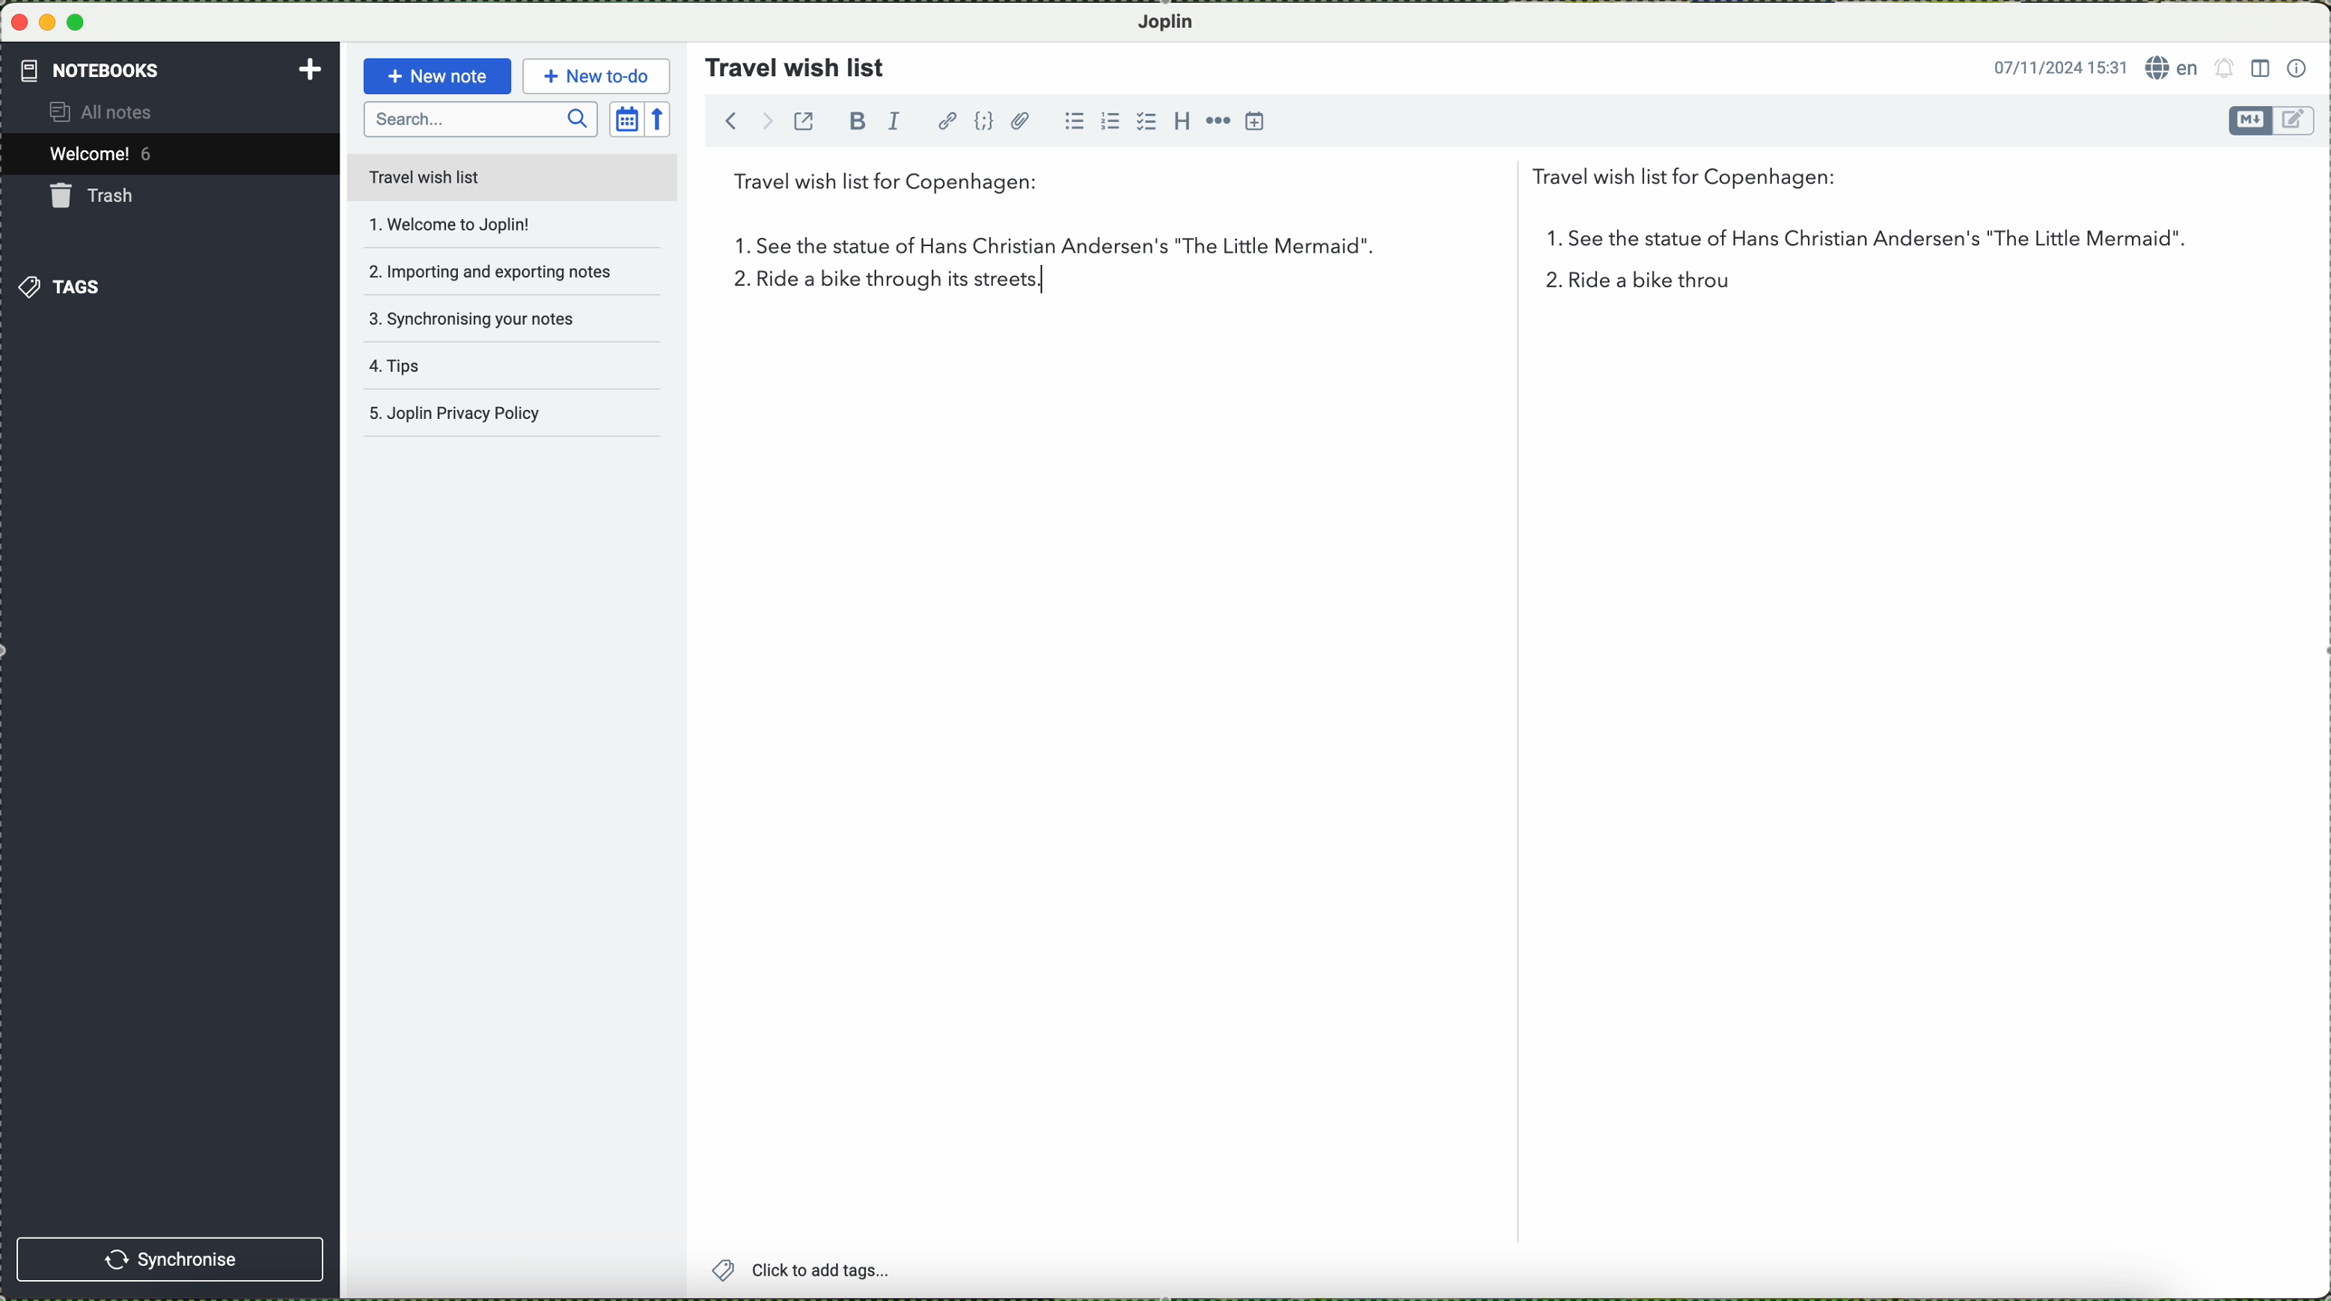 Image resolution: width=2331 pixels, height=1301 pixels. I want to click on first point, so click(1440, 245).